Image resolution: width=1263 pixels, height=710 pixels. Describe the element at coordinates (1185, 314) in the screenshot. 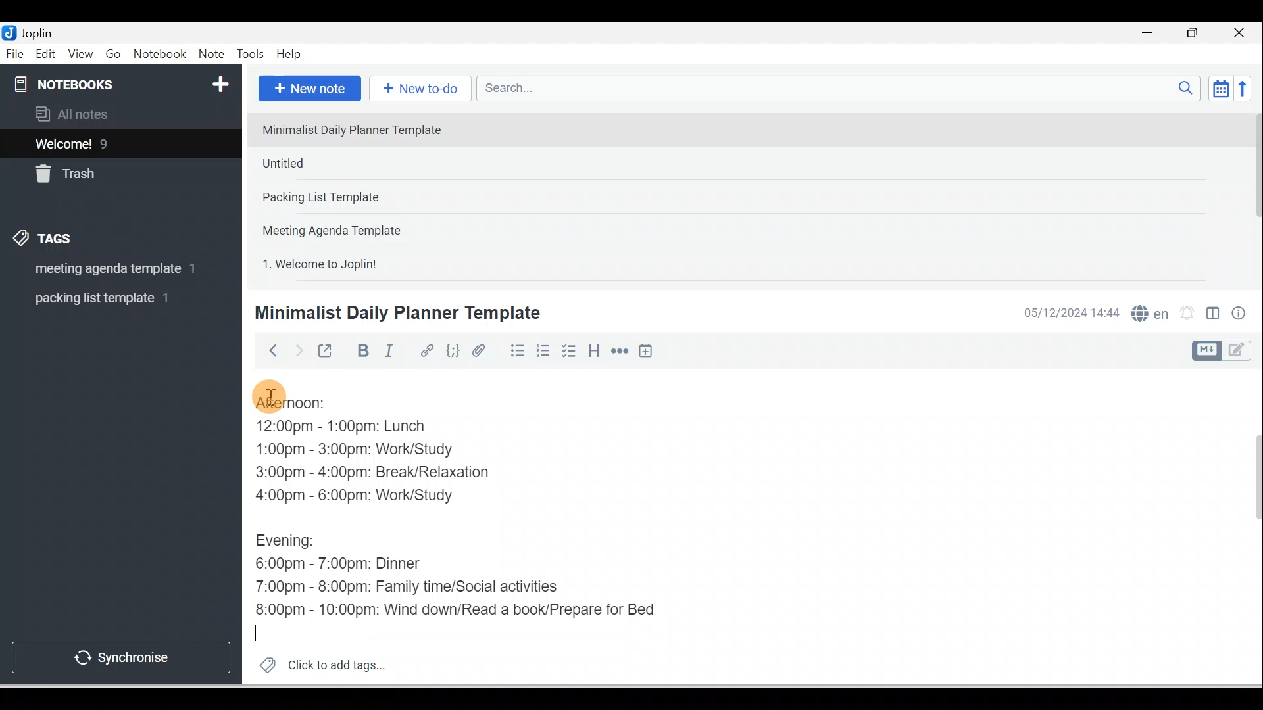

I see `Set alarm` at that location.